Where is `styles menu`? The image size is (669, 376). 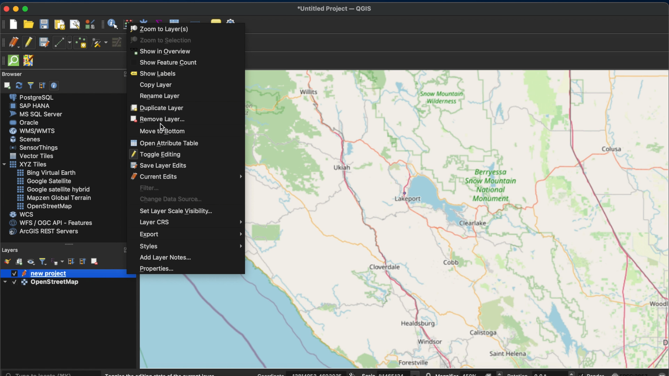
styles menu is located at coordinates (191, 246).